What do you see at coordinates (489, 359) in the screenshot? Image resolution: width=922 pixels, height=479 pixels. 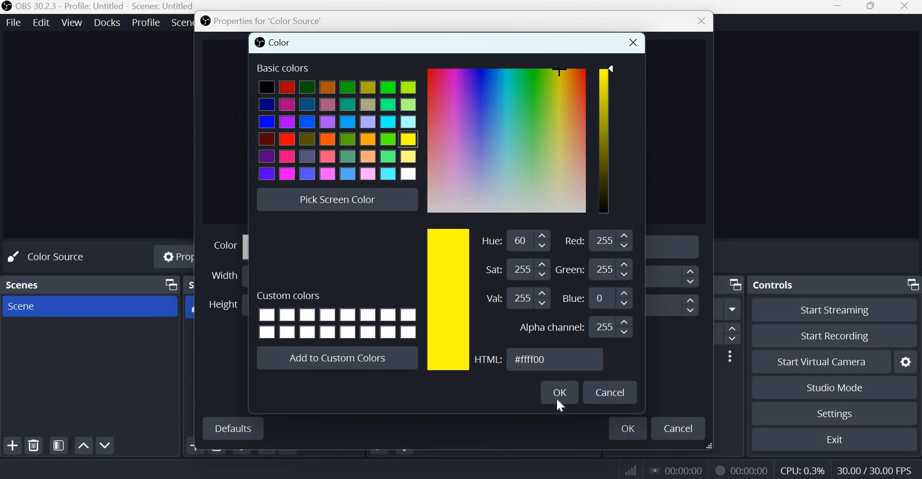 I see `HTML: ` at bounding box center [489, 359].